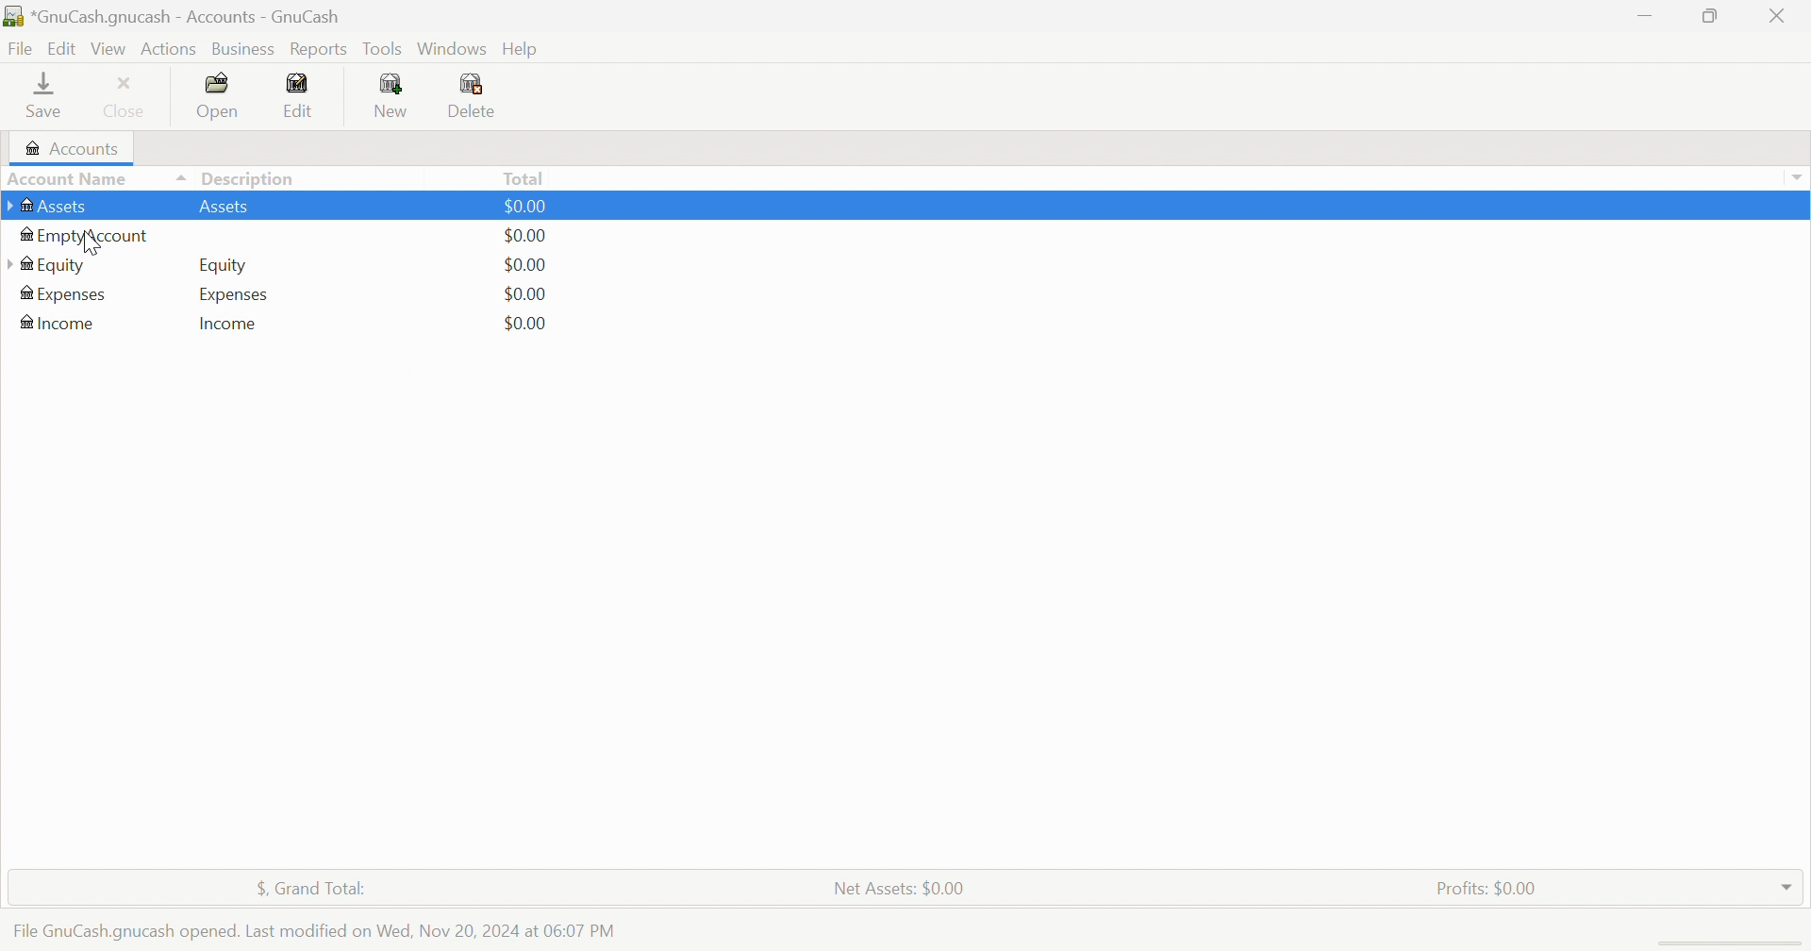 This screenshot has width=1811, height=951. Describe the element at coordinates (168, 50) in the screenshot. I see `Actions` at that location.